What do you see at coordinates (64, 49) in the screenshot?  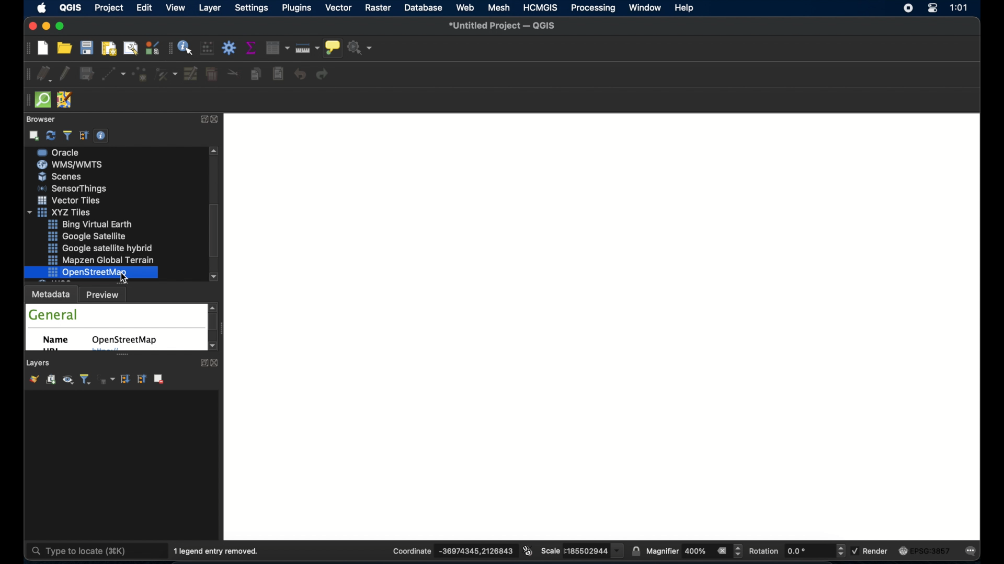 I see `open project` at bounding box center [64, 49].